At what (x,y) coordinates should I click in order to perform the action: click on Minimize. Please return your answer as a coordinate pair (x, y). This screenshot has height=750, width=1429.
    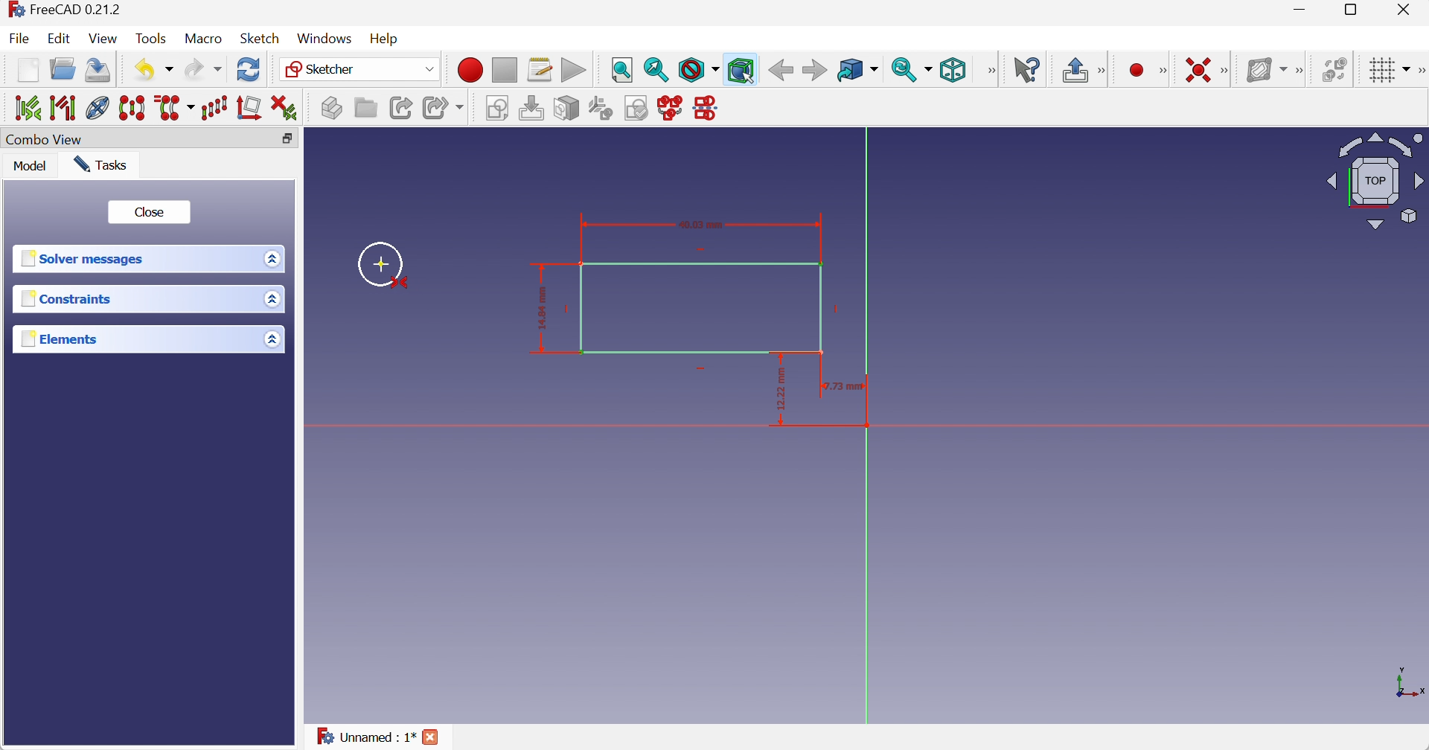
    Looking at the image, I should click on (1302, 10).